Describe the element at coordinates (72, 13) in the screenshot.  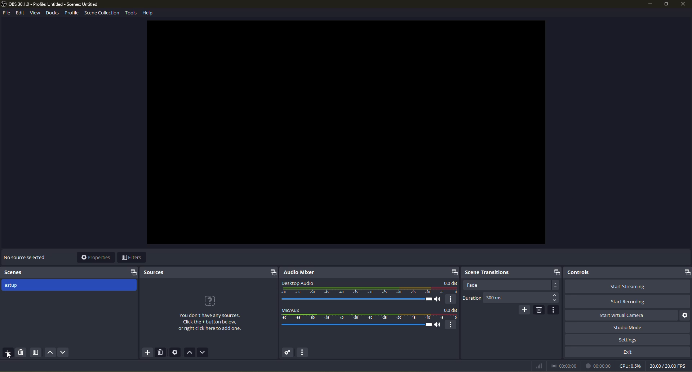
I see `profile` at that location.